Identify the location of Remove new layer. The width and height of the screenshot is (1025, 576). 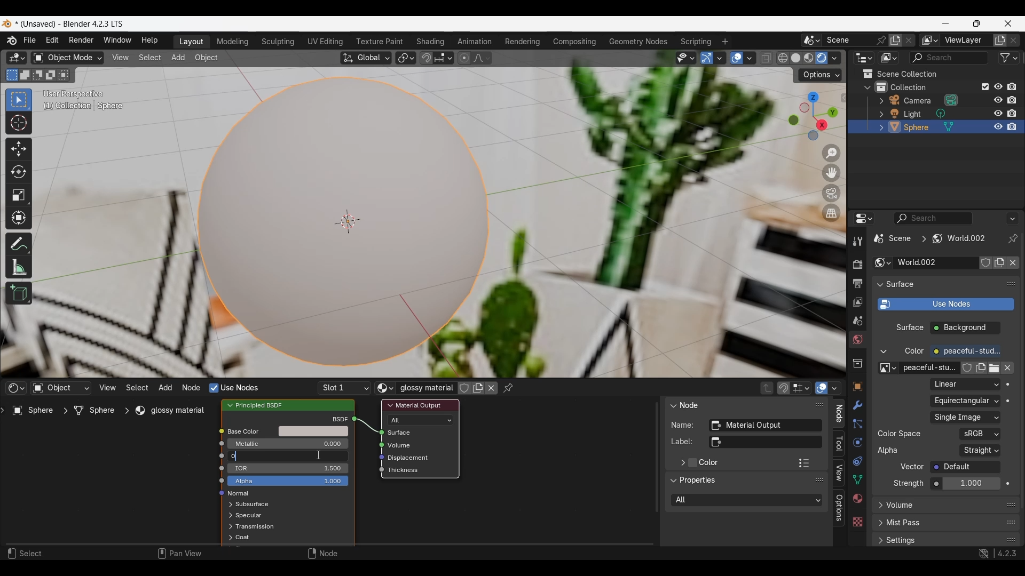
(1014, 41).